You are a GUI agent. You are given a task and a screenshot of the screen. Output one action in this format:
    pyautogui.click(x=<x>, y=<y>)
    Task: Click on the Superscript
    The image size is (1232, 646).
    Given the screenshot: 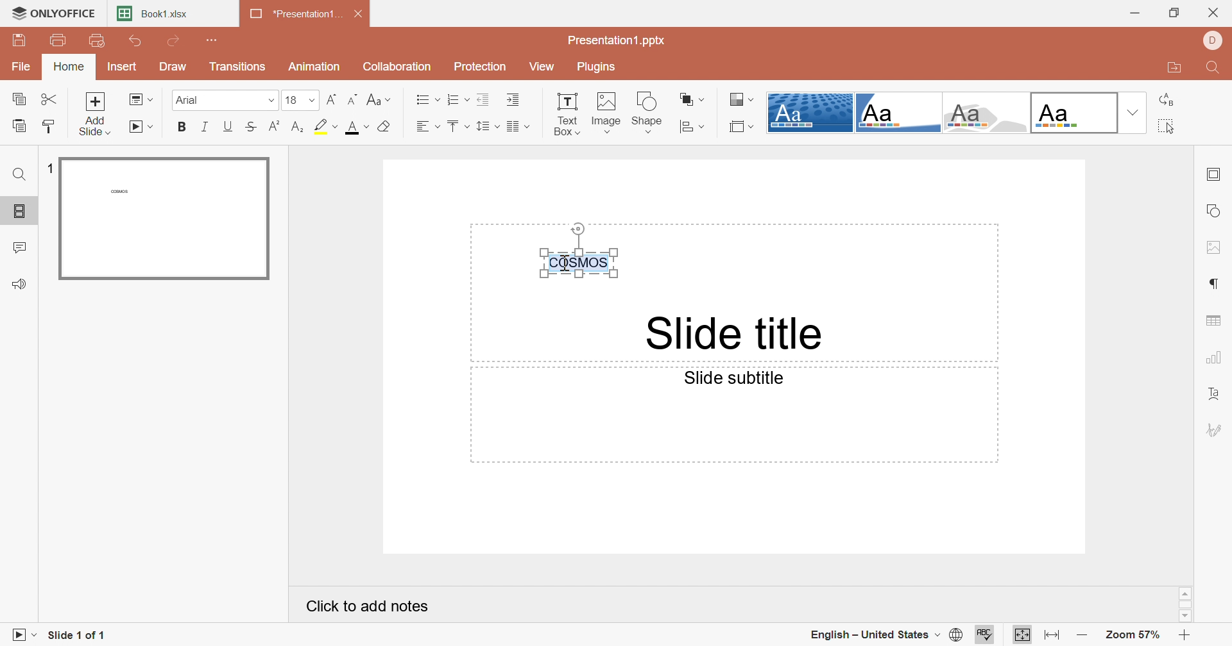 What is the action you would take?
    pyautogui.click(x=273, y=128)
    